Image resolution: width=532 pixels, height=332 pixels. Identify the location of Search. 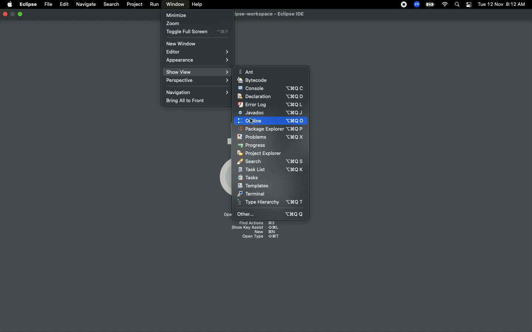
(111, 4).